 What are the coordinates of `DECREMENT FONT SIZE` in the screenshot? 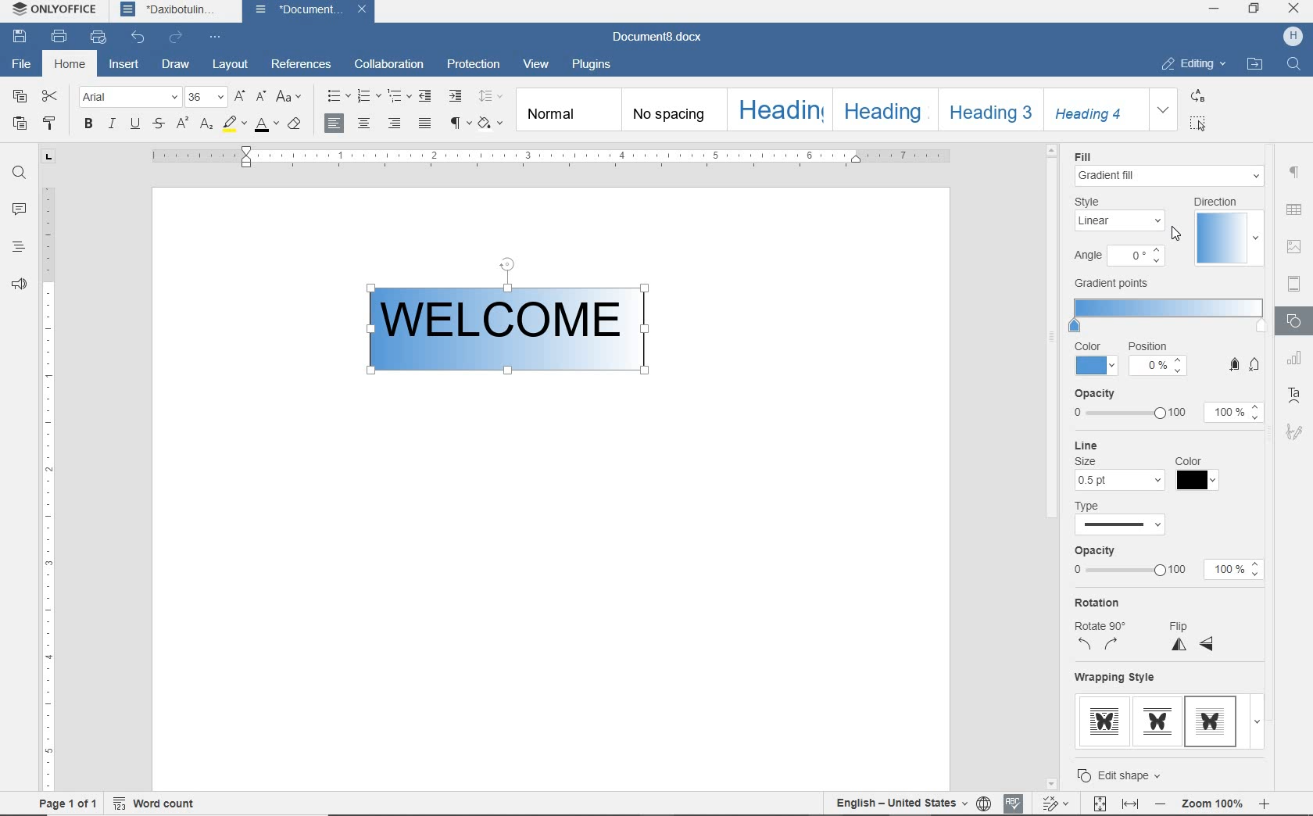 It's located at (262, 97).